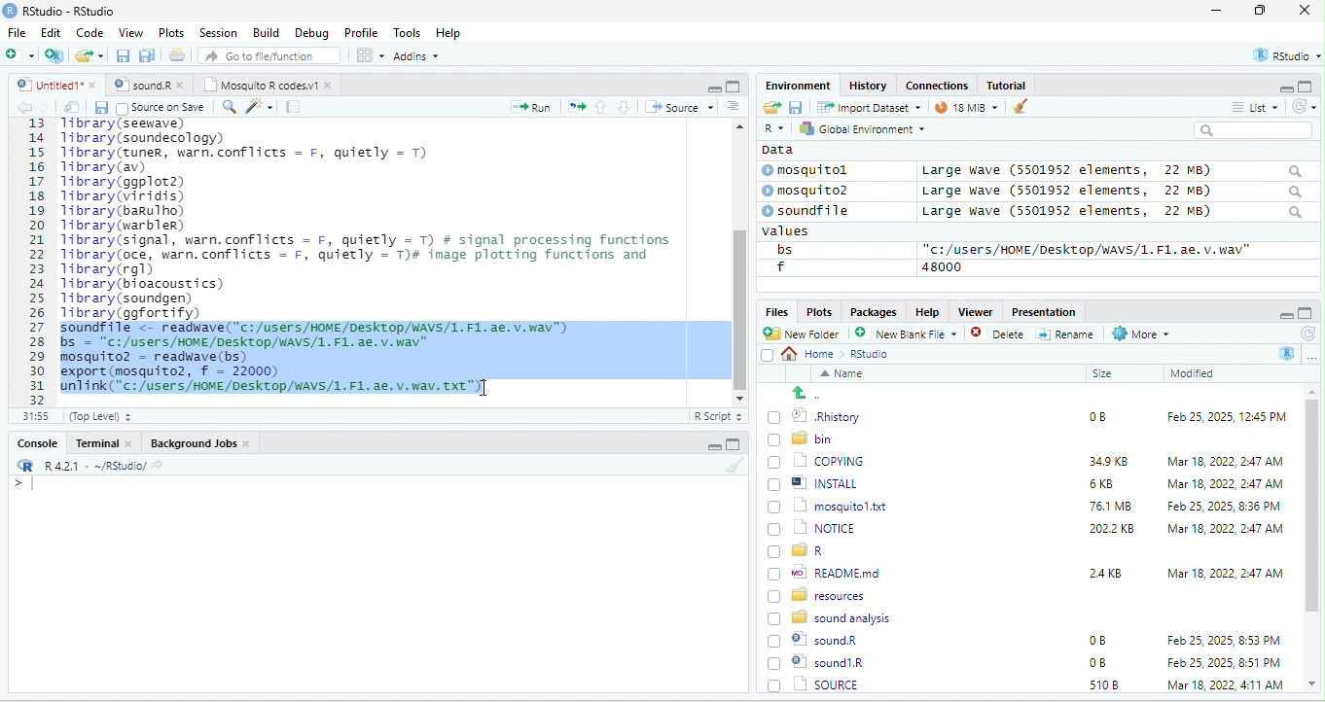 The width and height of the screenshot is (1325, 702). I want to click on minimize, so click(1216, 12).